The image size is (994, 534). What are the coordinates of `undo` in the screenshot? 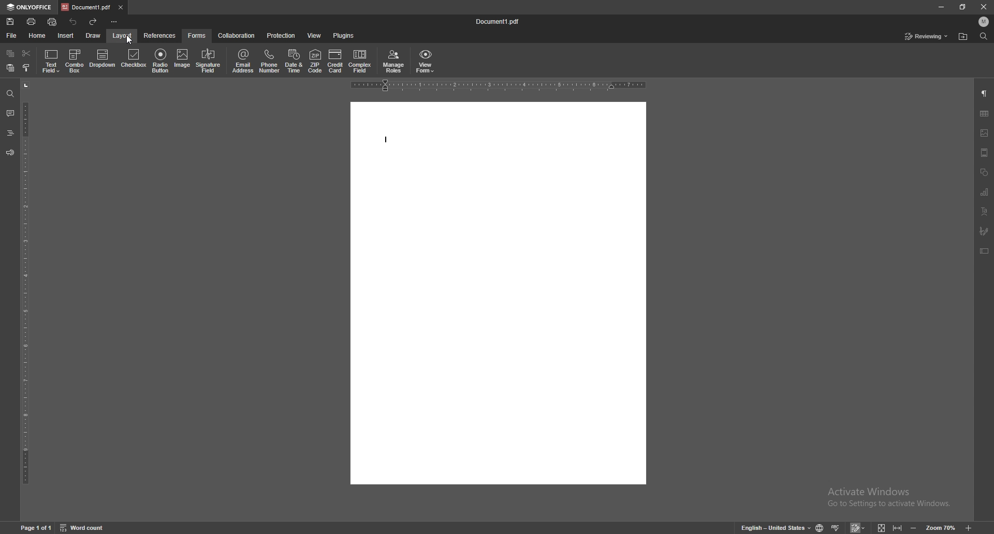 It's located at (74, 22).